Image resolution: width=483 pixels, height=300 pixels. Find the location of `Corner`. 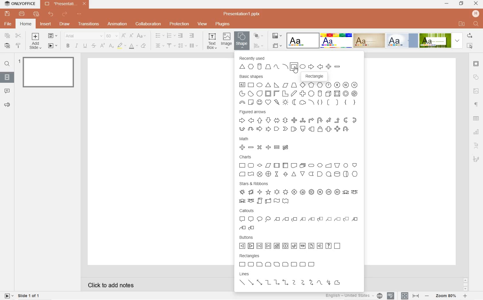

Corner is located at coordinates (285, 94).